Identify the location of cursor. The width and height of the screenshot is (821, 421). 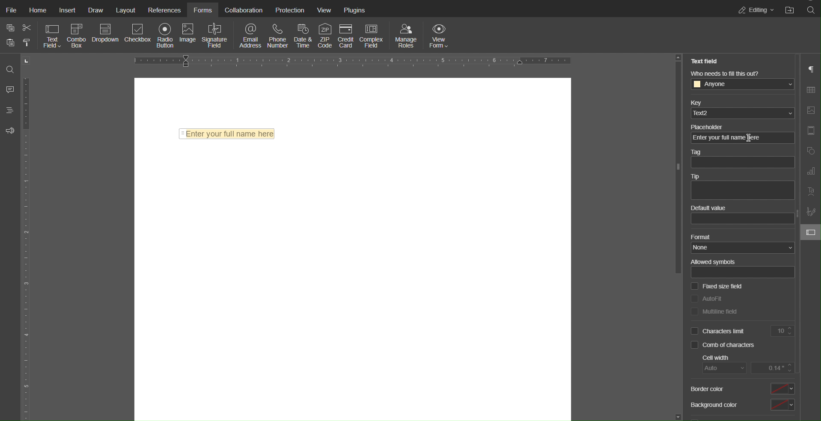
(749, 139).